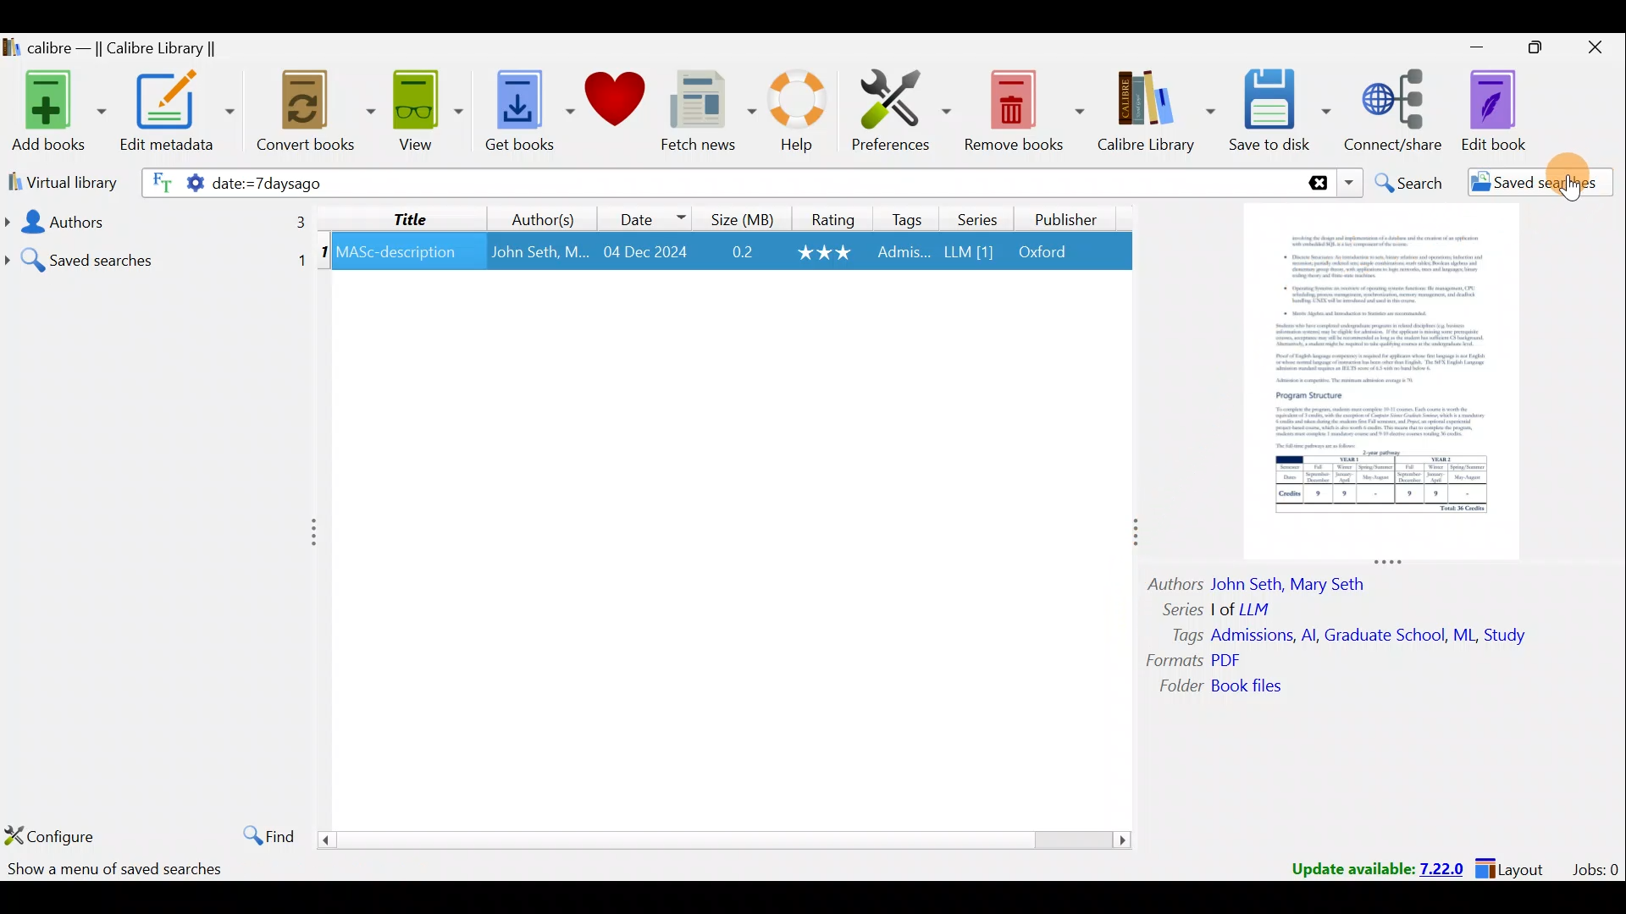 This screenshot has width=1626, height=914. What do you see at coordinates (1528, 51) in the screenshot?
I see `Maximize` at bounding box center [1528, 51].